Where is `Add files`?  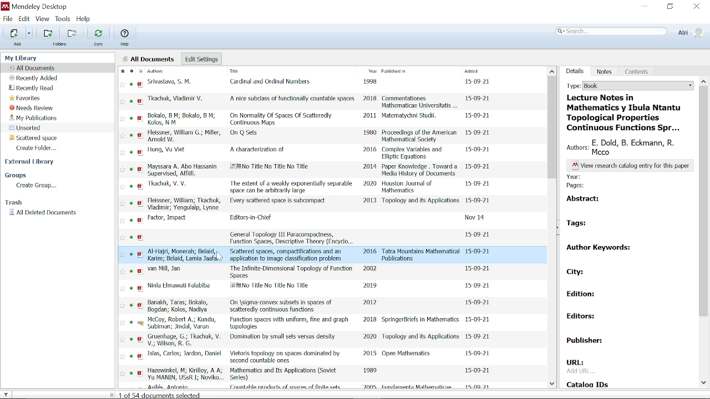
Add files is located at coordinates (14, 33).